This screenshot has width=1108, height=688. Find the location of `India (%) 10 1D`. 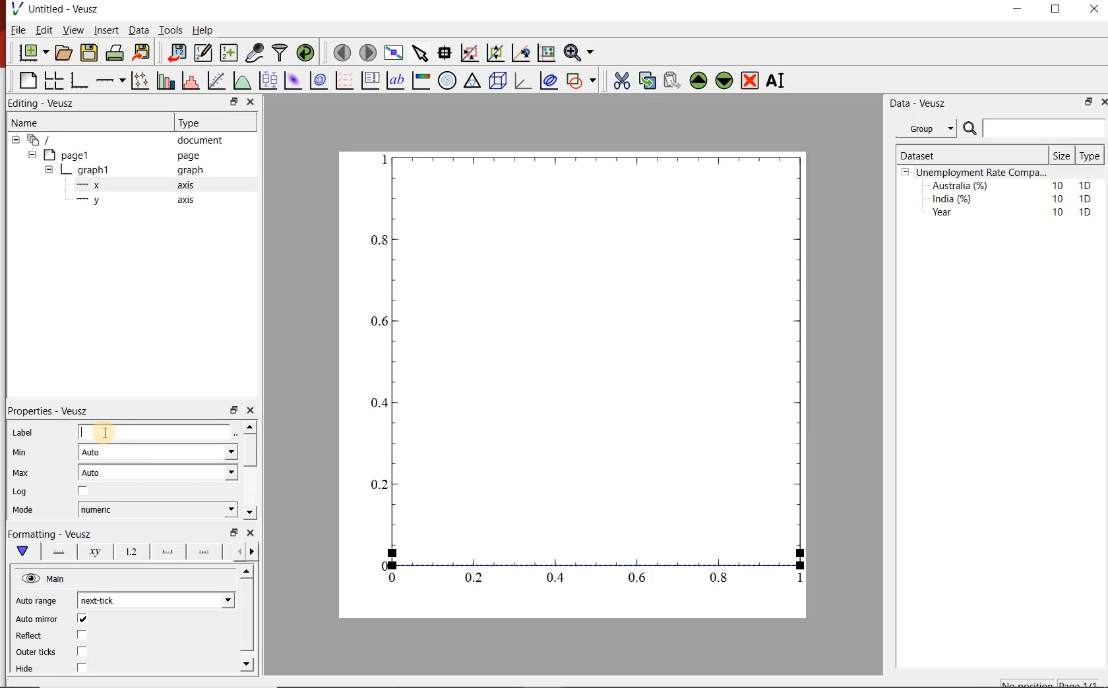

India (%) 10 1D is located at coordinates (1013, 198).